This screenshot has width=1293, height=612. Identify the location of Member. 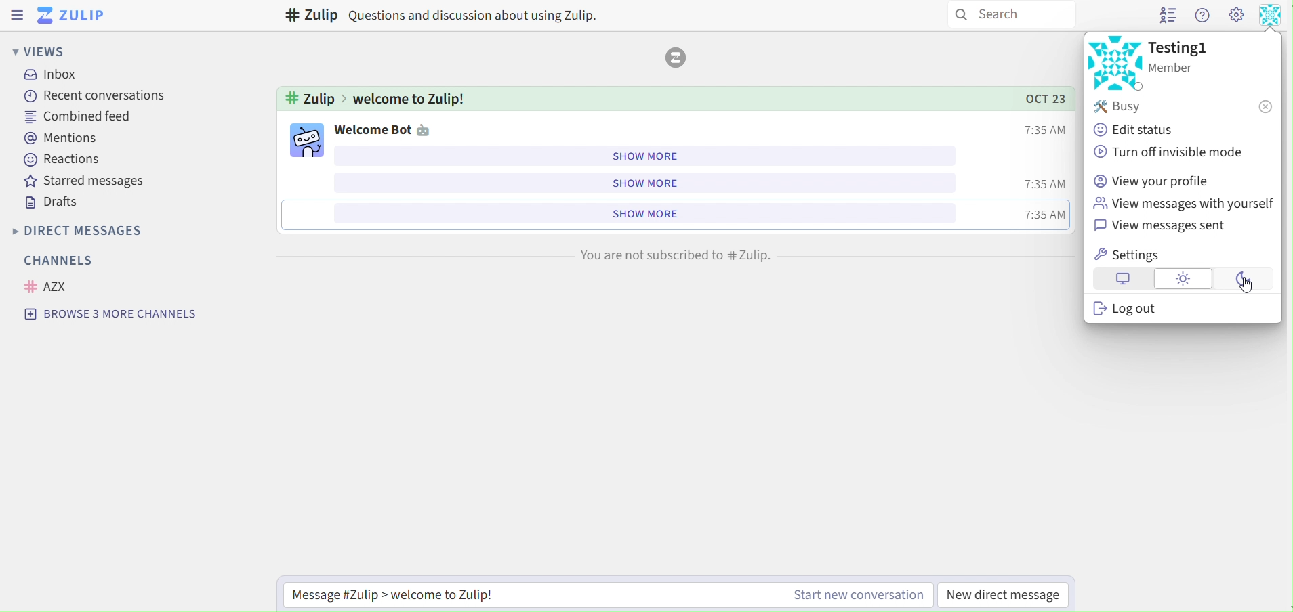
(1183, 68).